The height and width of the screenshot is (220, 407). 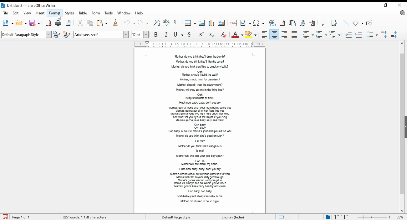 What do you see at coordinates (190, 23) in the screenshot?
I see `insert tables` at bounding box center [190, 23].